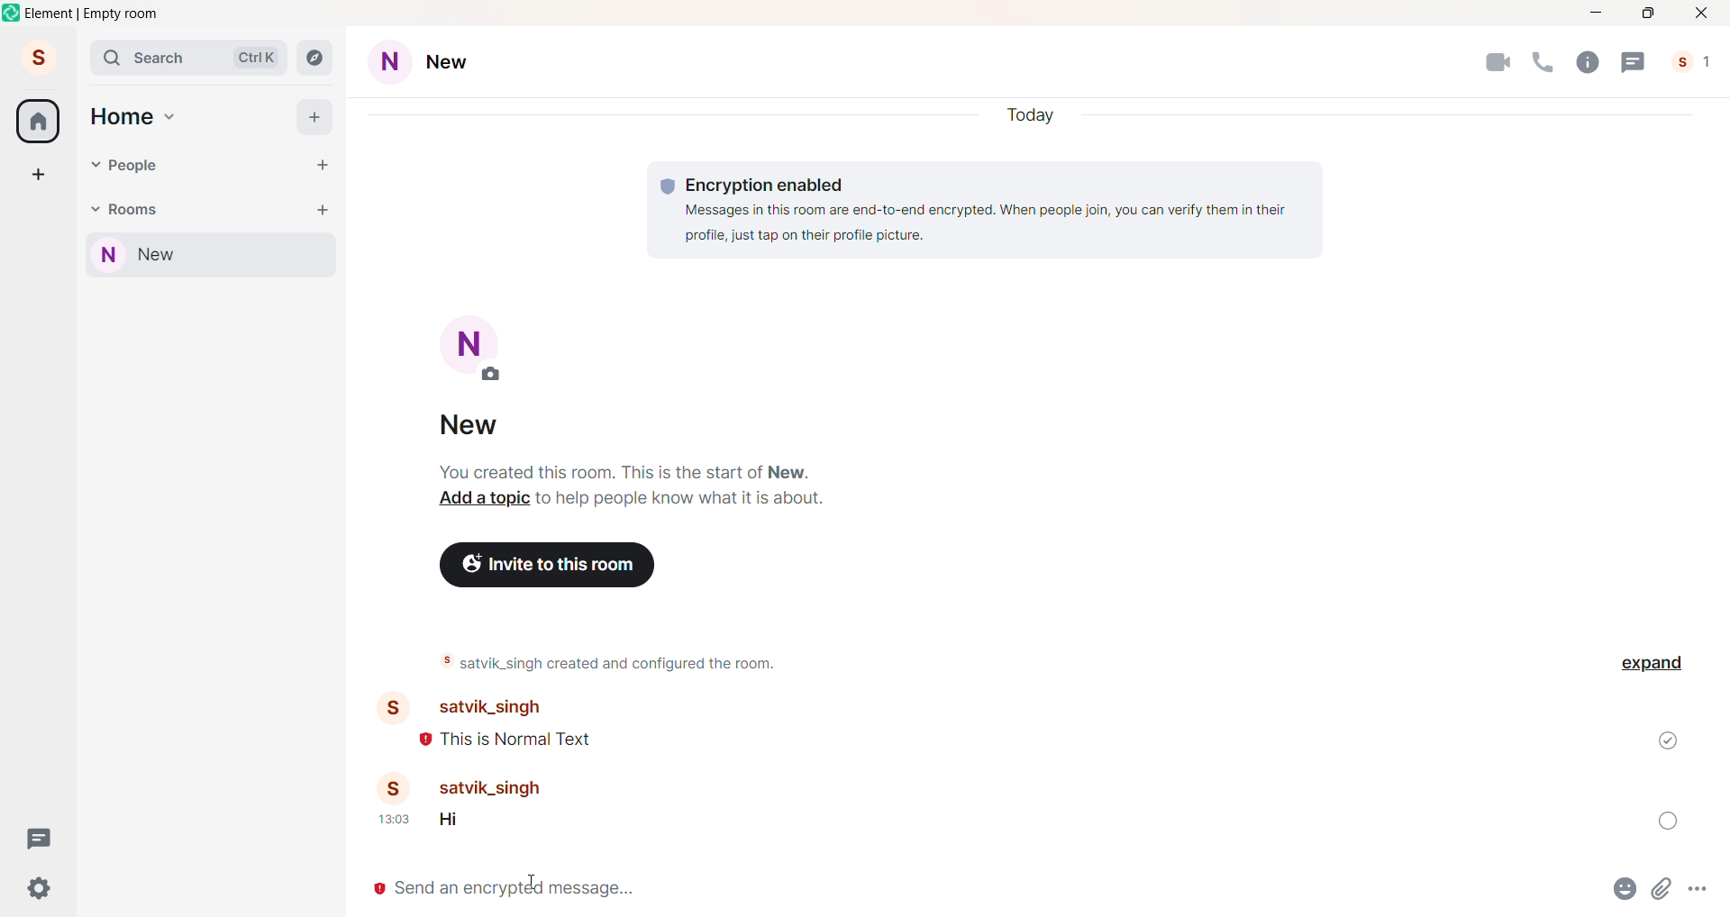  I want to click on Search Bar, so click(191, 59).